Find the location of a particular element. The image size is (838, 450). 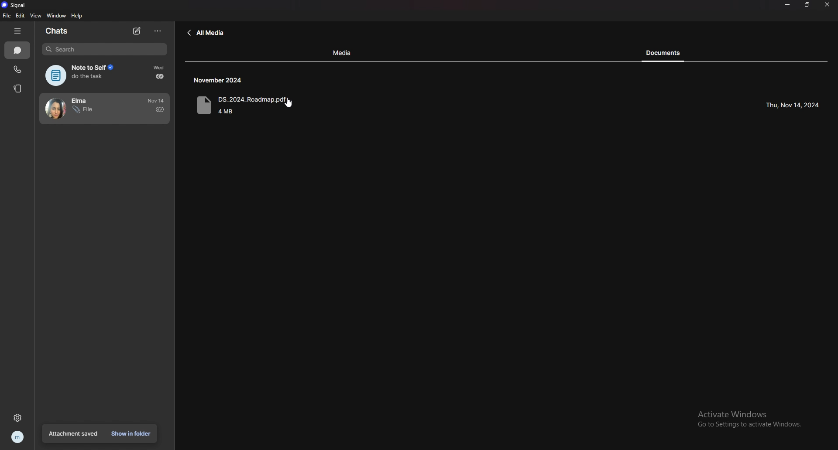

delivered is located at coordinates (160, 76).